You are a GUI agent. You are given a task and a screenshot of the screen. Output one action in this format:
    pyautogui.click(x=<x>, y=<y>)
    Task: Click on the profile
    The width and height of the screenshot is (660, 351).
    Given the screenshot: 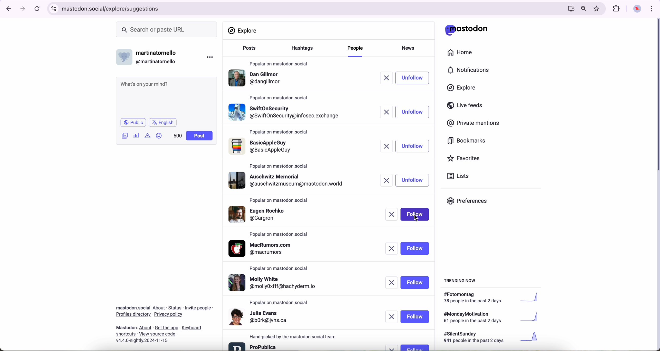 What is the action you would take?
    pyautogui.click(x=256, y=79)
    